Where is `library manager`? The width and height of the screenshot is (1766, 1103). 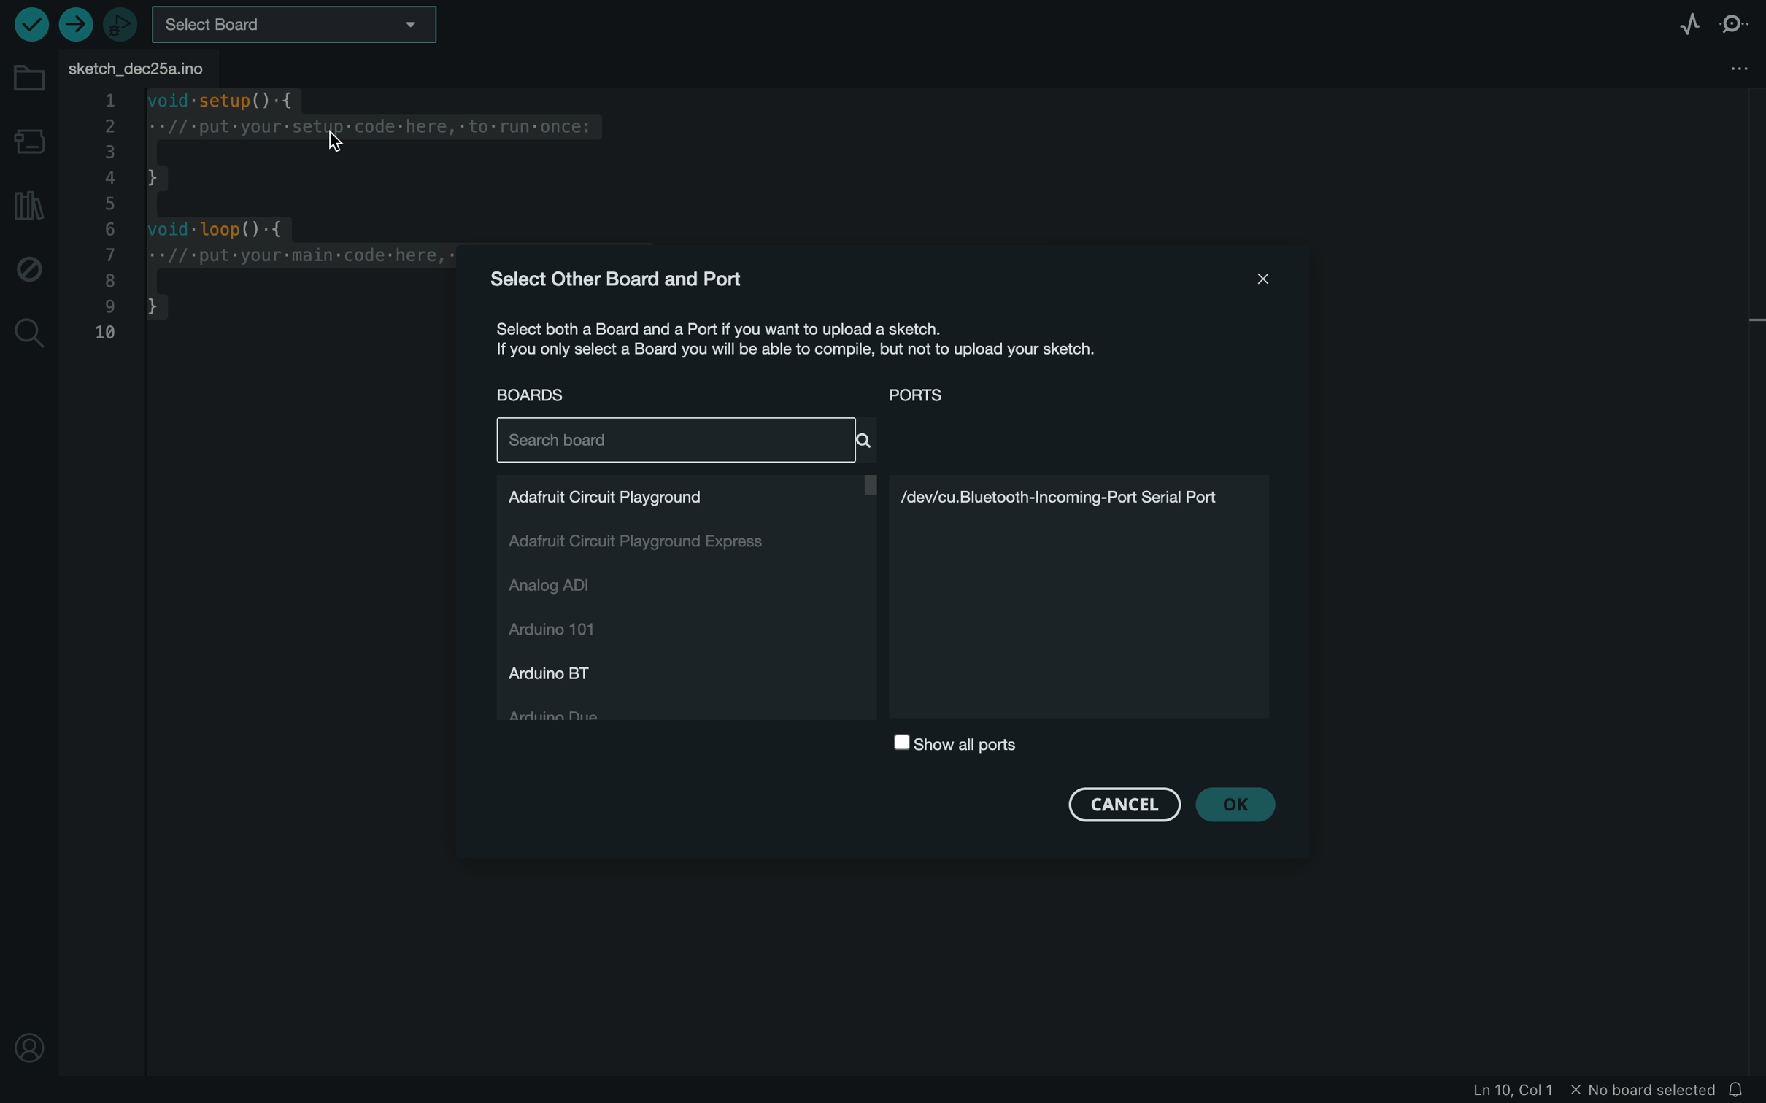
library manager is located at coordinates (28, 204).